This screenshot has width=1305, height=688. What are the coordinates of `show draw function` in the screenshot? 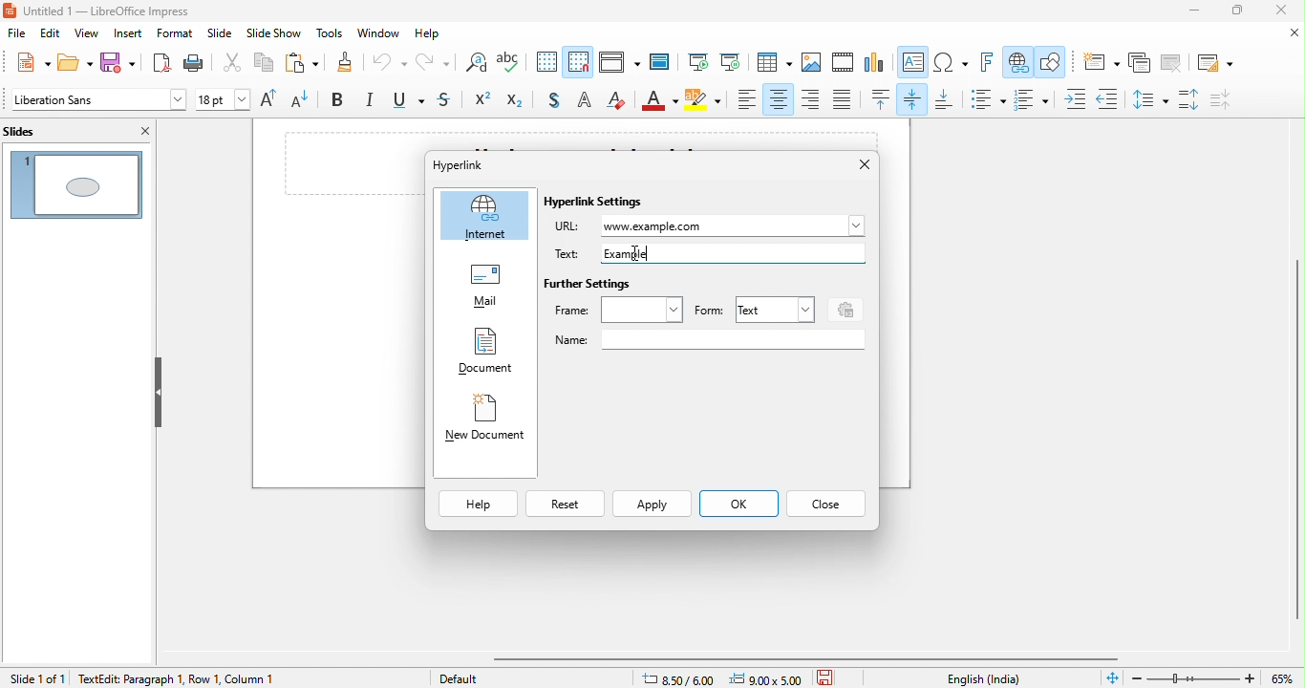 It's located at (1052, 64).